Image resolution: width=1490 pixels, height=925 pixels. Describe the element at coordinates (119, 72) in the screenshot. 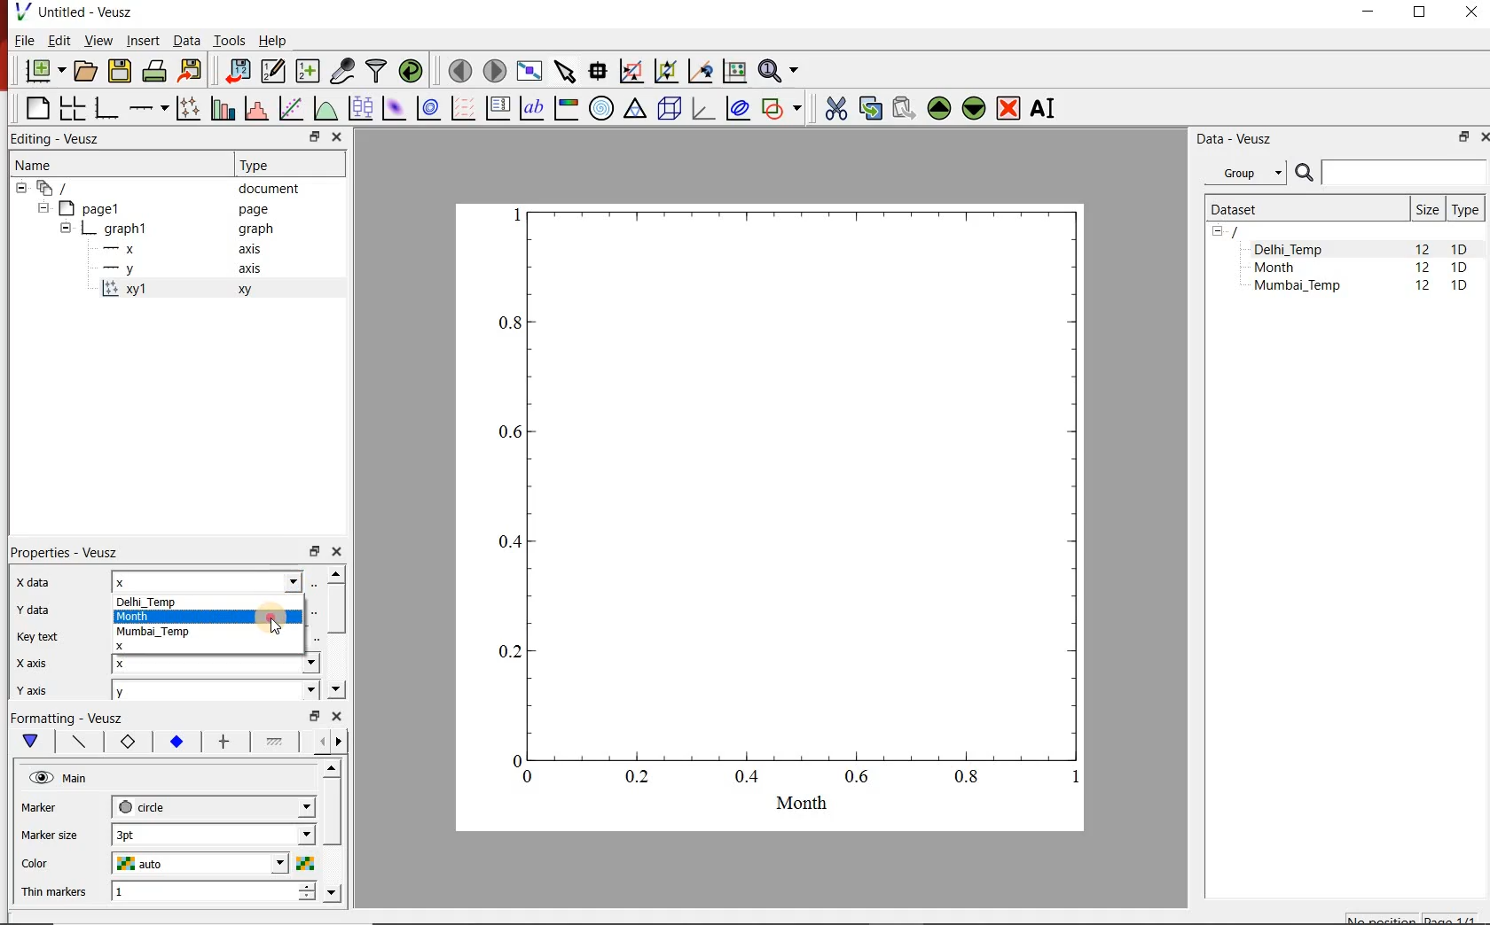

I see `save the document` at that location.